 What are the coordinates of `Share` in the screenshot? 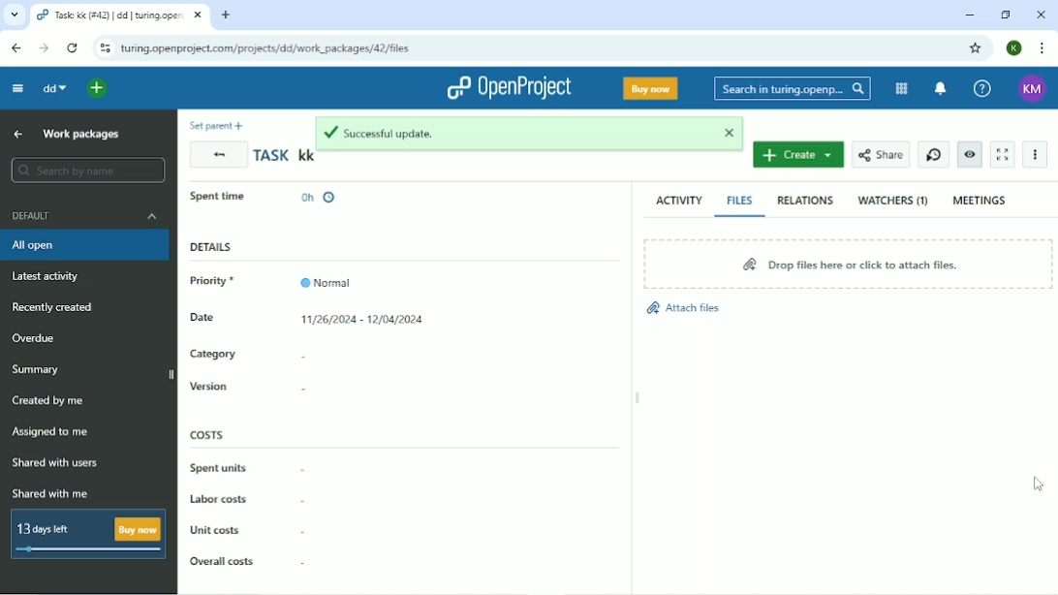 It's located at (879, 155).